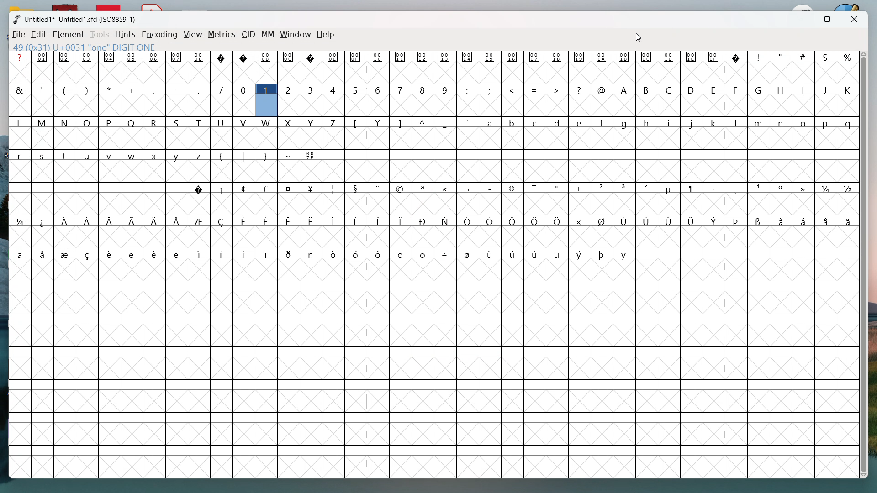  I want to click on o, so click(804, 122).